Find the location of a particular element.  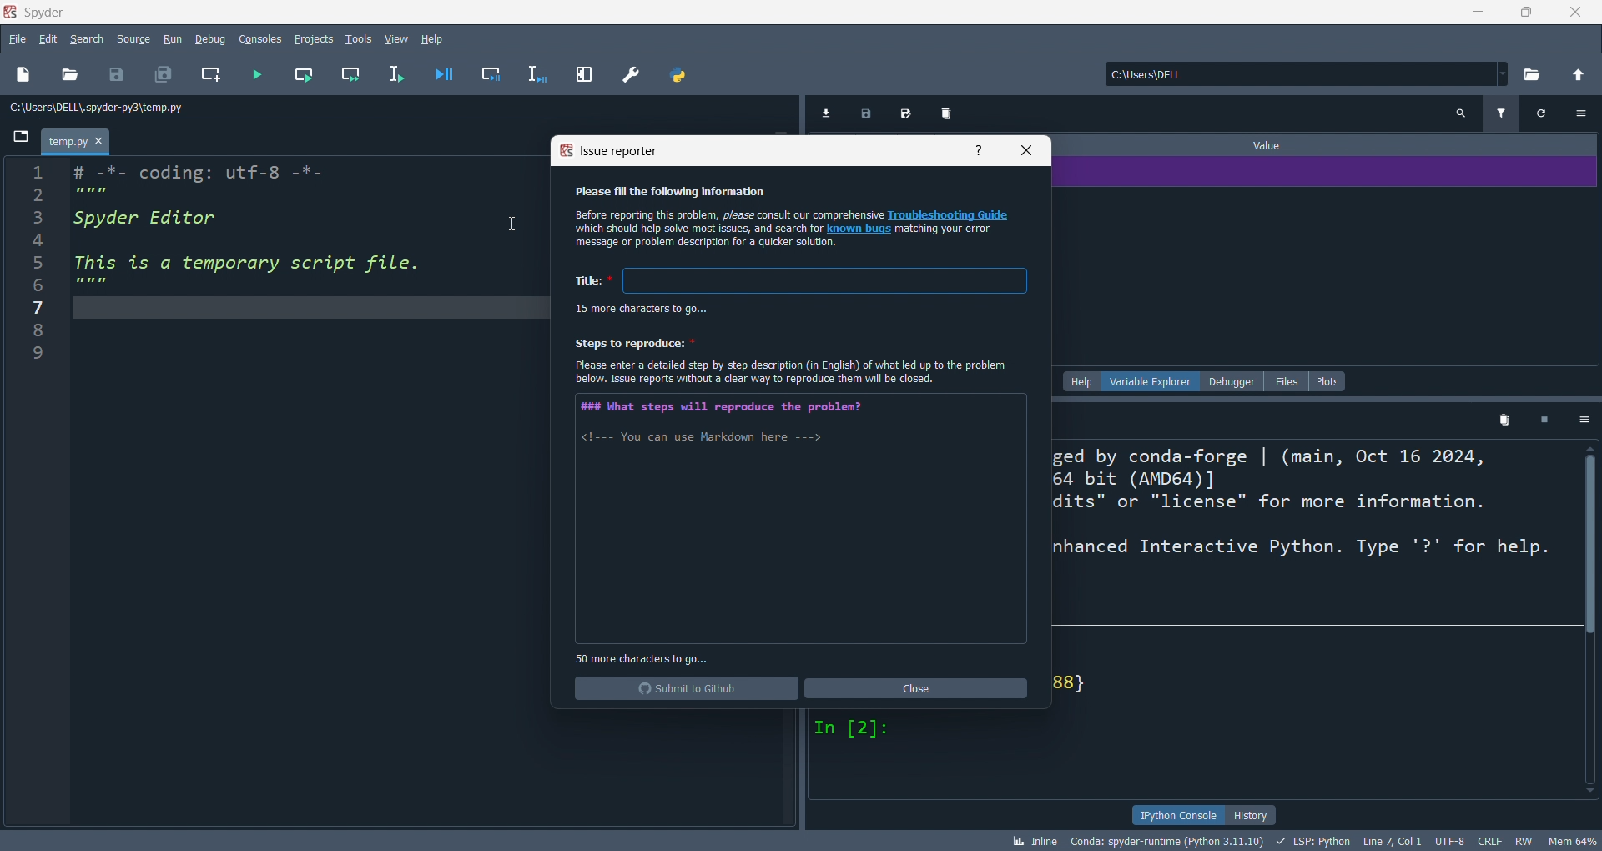

run cell is located at coordinates (307, 76).